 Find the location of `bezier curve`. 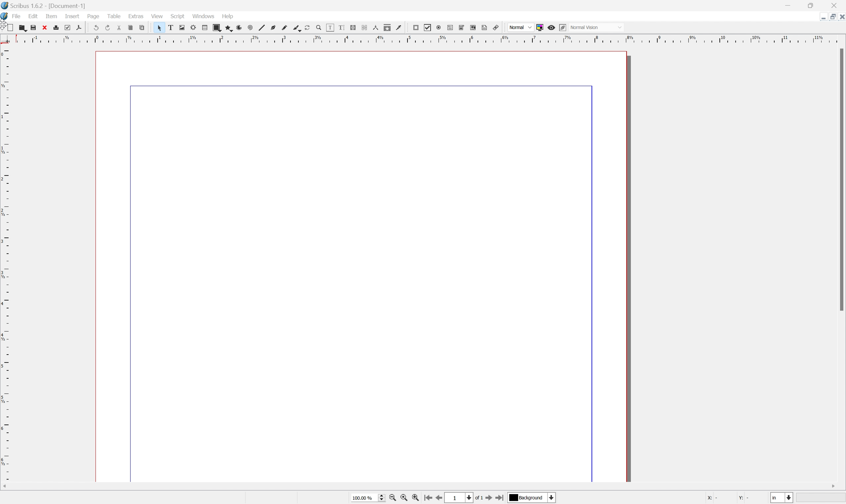

bezier curve is located at coordinates (272, 27).